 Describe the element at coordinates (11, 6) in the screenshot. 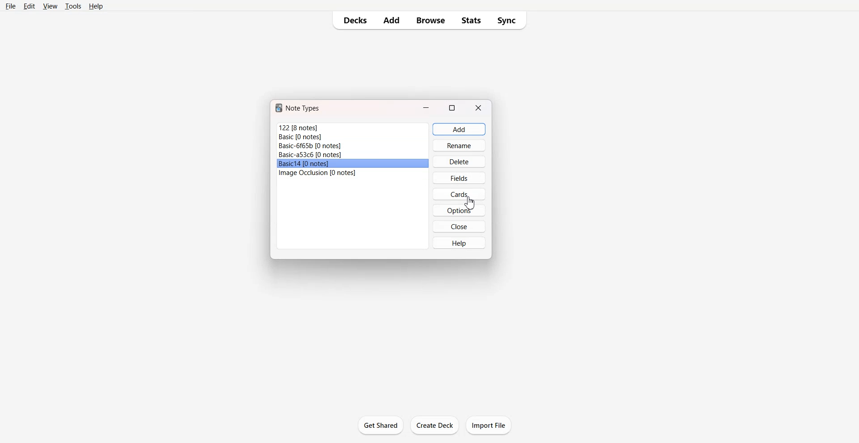

I see `File` at that location.